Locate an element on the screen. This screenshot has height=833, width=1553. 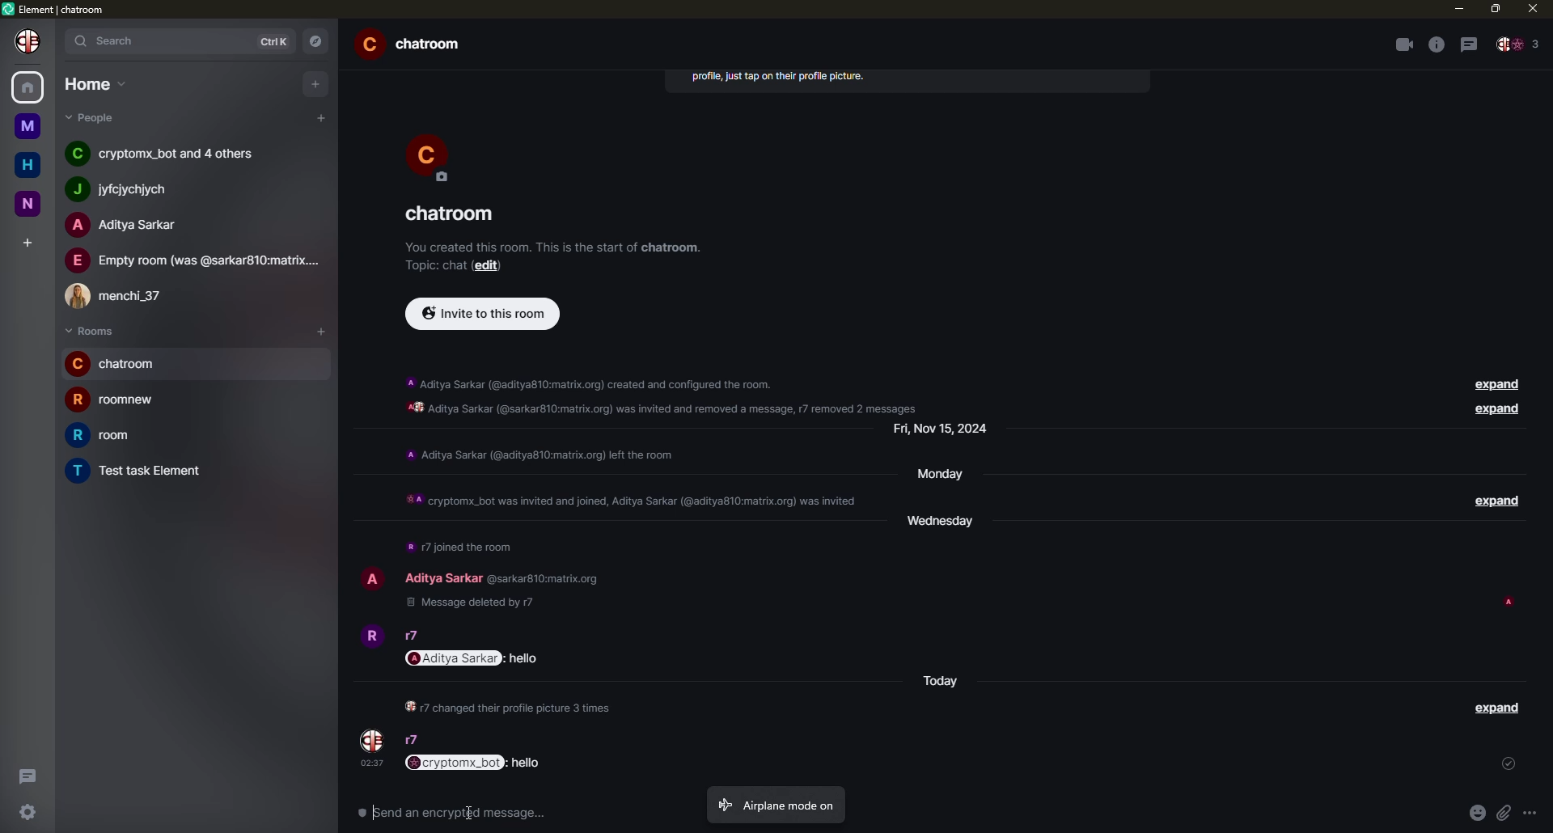
attach is located at coordinates (1505, 814).